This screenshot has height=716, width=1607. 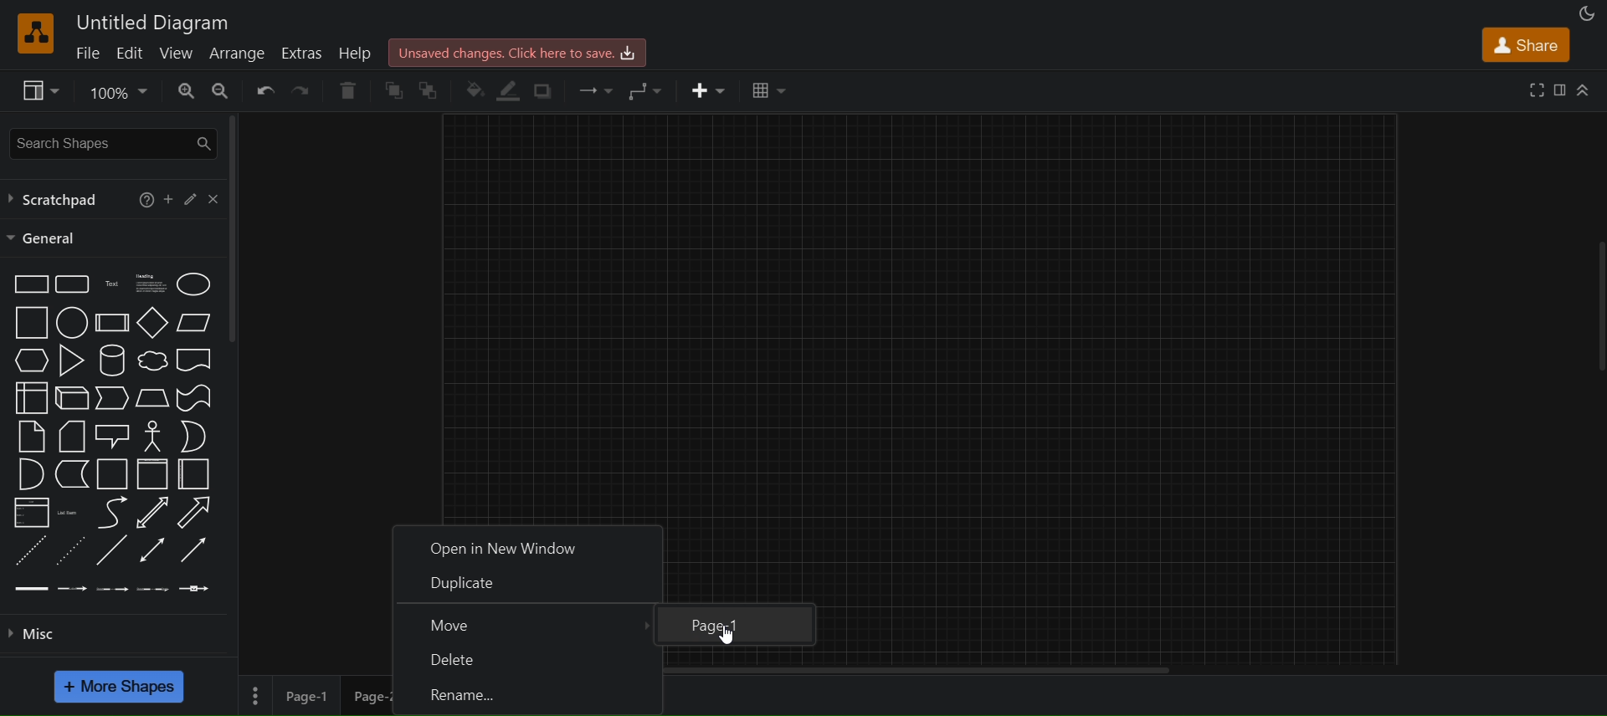 I want to click on note, so click(x=29, y=436).